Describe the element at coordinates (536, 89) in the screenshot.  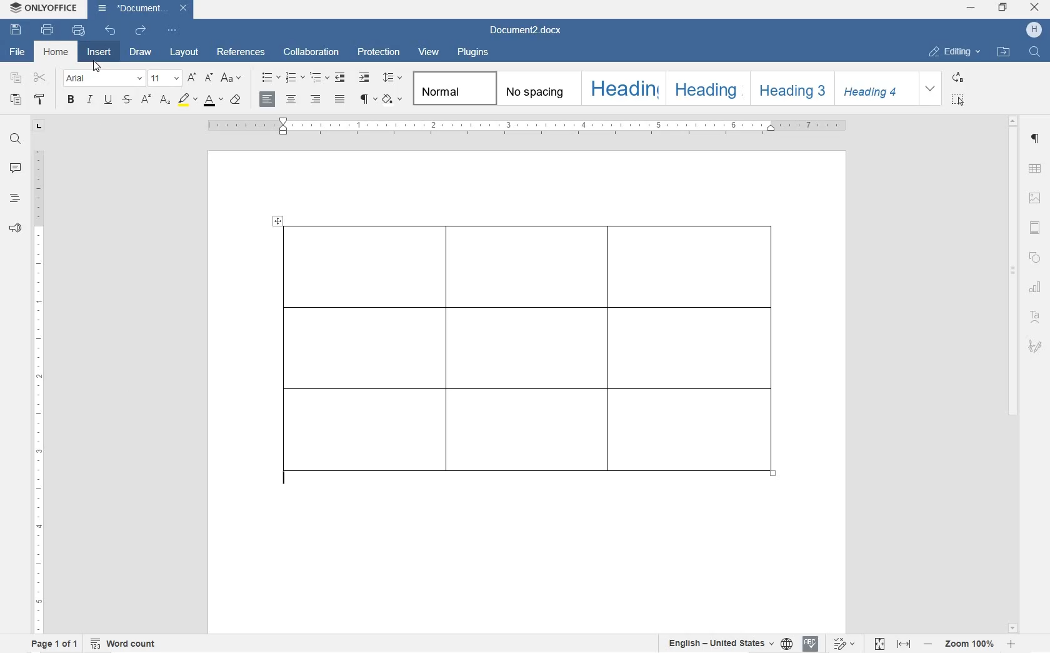
I see `no spacing` at that location.